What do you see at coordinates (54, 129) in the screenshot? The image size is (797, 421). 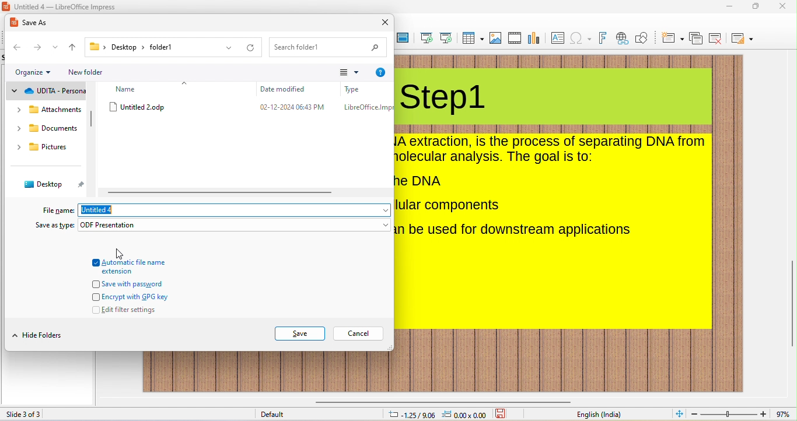 I see `documents` at bounding box center [54, 129].